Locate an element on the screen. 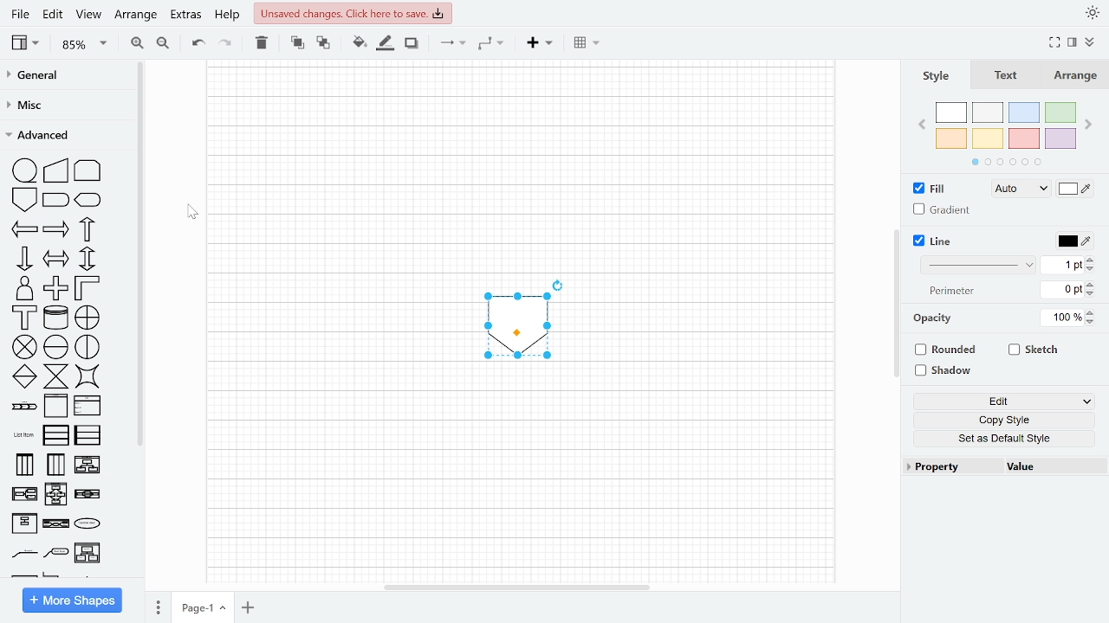 Image resolution: width=1109 pixels, height=623 pixels. Perimeter is located at coordinates (952, 292).